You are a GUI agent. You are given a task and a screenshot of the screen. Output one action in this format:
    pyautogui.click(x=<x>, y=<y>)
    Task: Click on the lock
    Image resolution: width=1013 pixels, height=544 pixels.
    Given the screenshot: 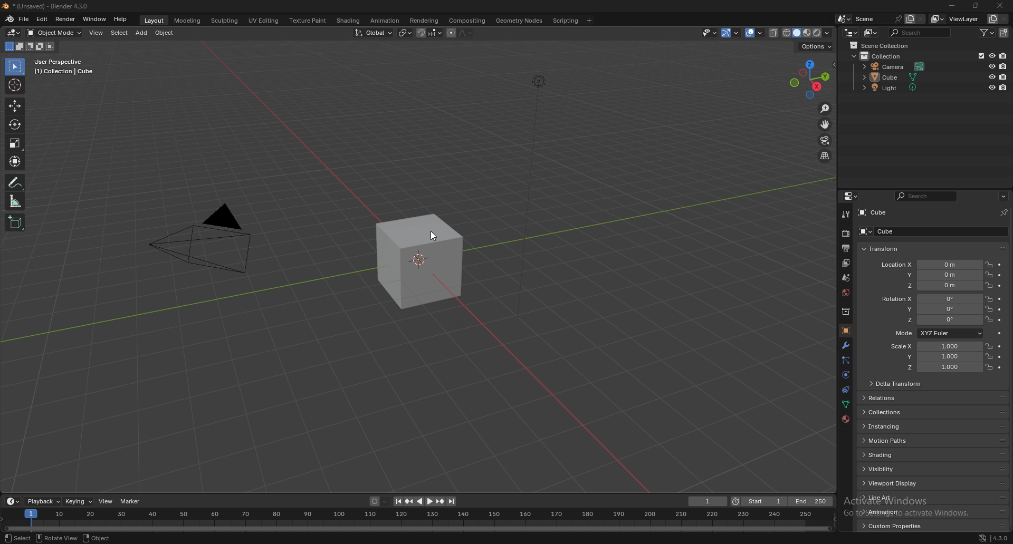 What is the action you would take?
    pyautogui.click(x=988, y=356)
    